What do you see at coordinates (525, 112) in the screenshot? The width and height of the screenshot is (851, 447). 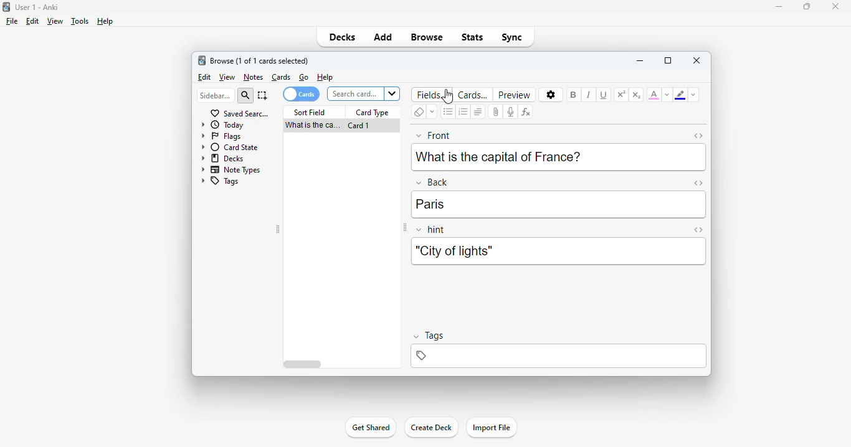 I see `equations` at bounding box center [525, 112].